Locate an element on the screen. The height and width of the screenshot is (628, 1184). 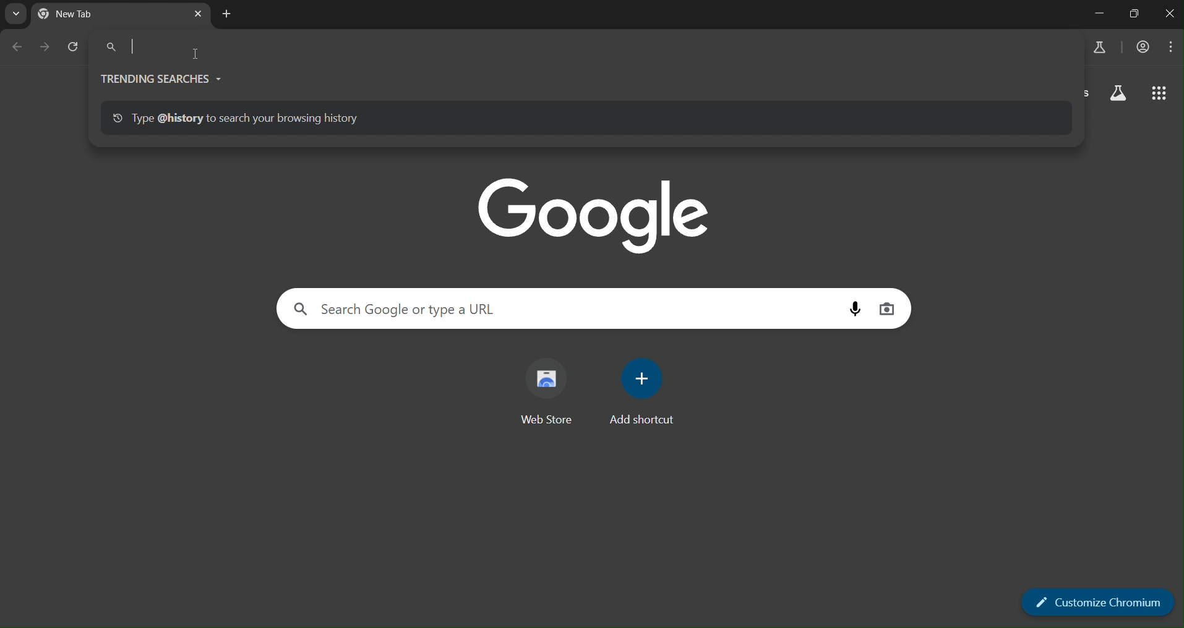
web store is located at coordinates (547, 390).